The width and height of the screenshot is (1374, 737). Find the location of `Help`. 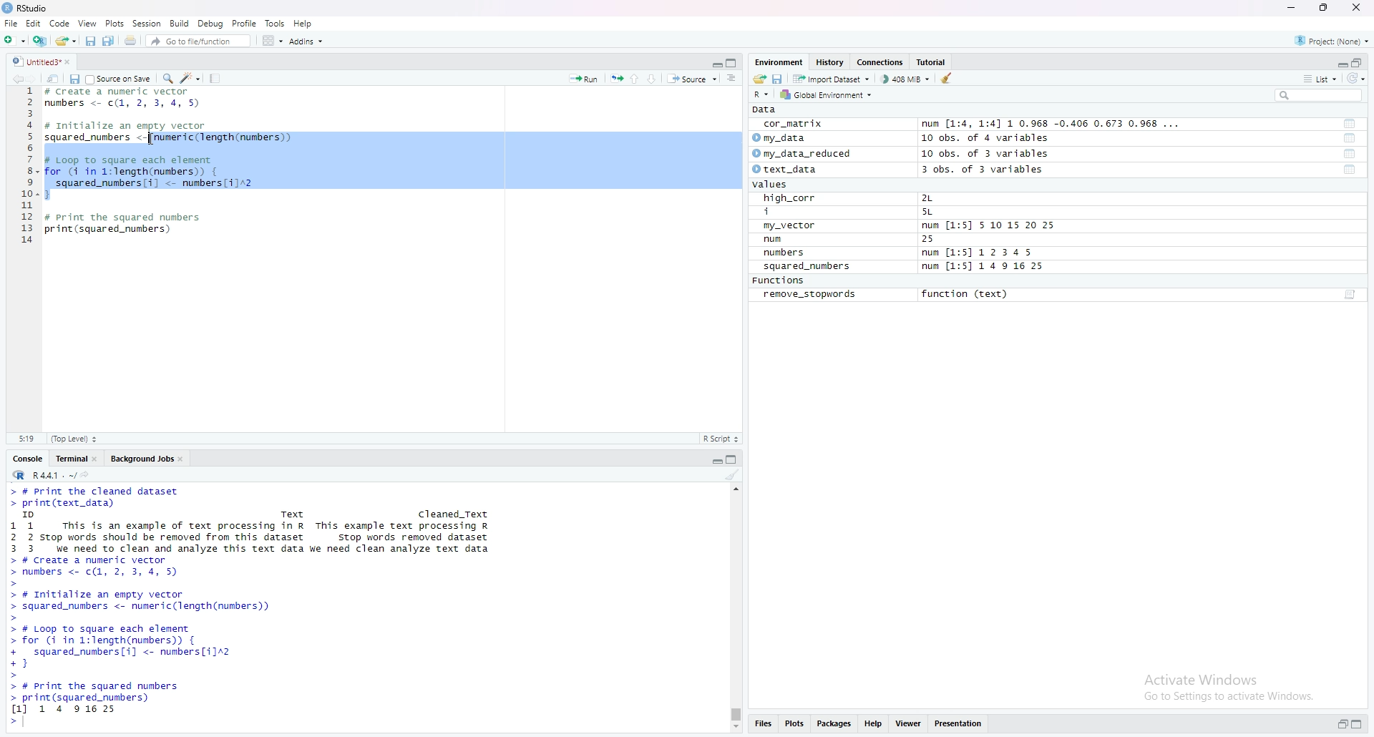

Help is located at coordinates (874, 725).